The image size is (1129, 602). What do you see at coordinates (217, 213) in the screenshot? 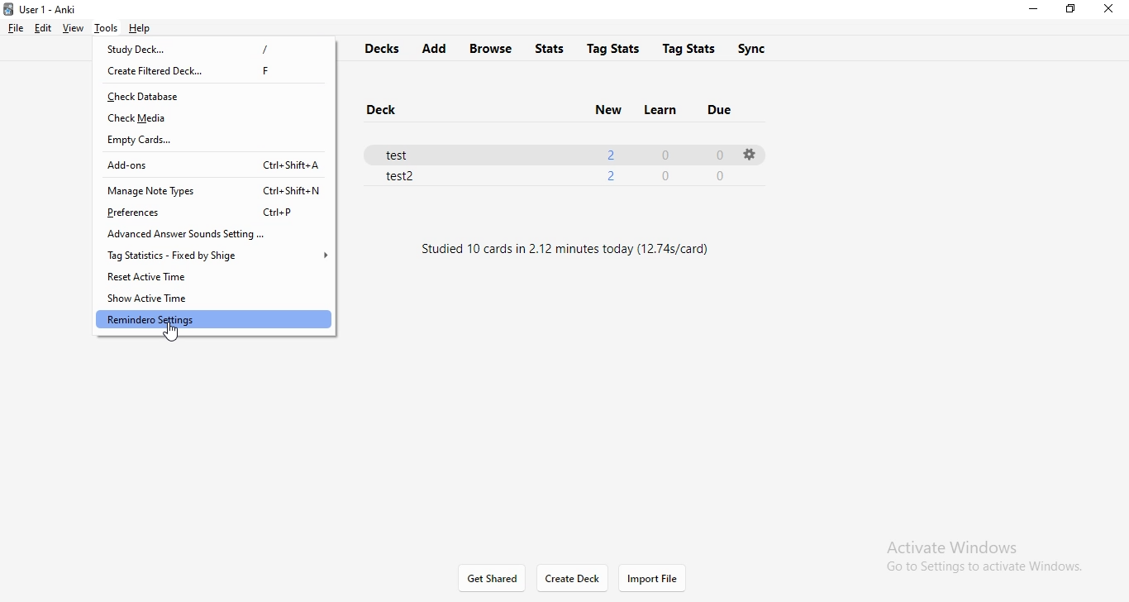
I see `preference` at bounding box center [217, 213].